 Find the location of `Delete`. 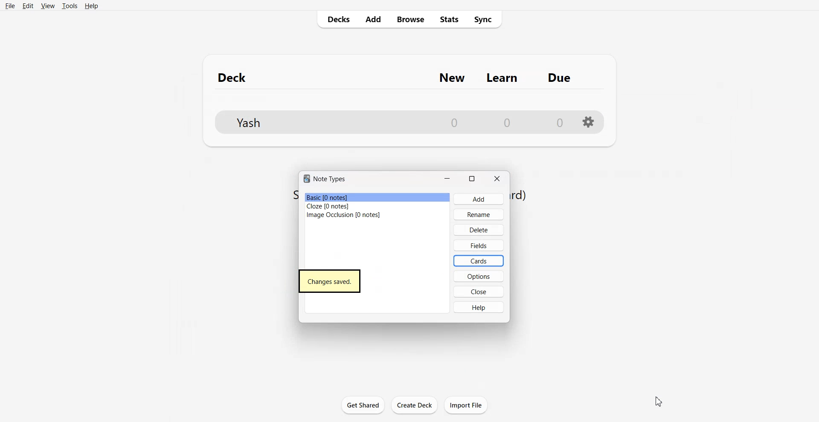

Delete is located at coordinates (477, 229).